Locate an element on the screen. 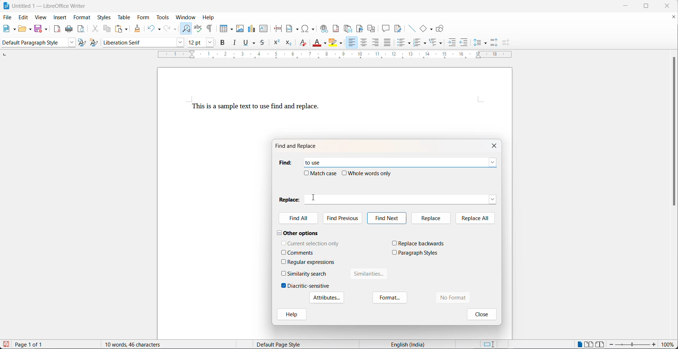 Image resolution: width=678 pixels, height=349 pixels. checkbox is located at coordinates (284, 243).